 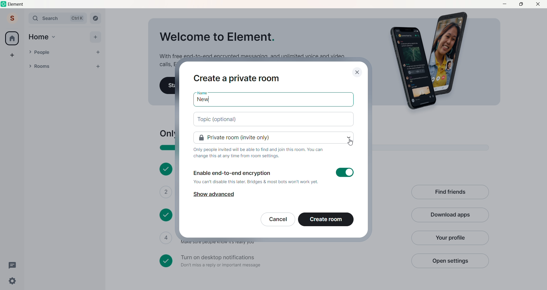 What do you see at coordinates (274, 138) in the screenshot?
I see `set room privacy` at bounding box center [274, 138].